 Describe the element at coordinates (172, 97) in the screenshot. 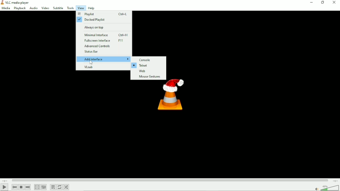

I see `Logo` at that location.